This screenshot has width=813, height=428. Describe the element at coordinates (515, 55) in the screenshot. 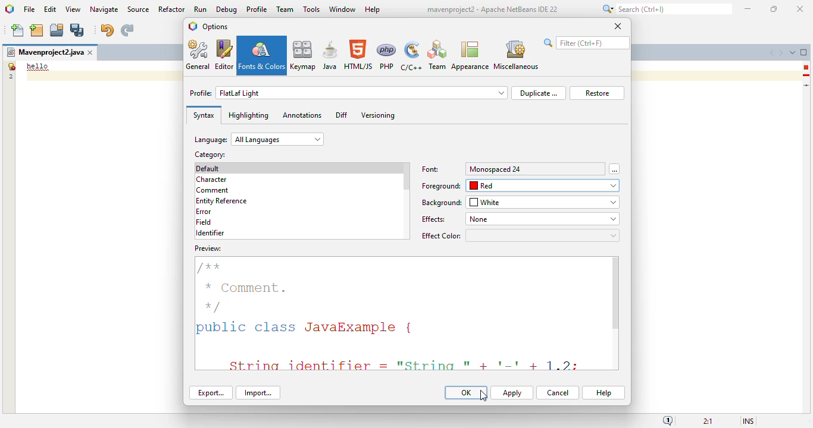

I see `miscellaneous` at that location.